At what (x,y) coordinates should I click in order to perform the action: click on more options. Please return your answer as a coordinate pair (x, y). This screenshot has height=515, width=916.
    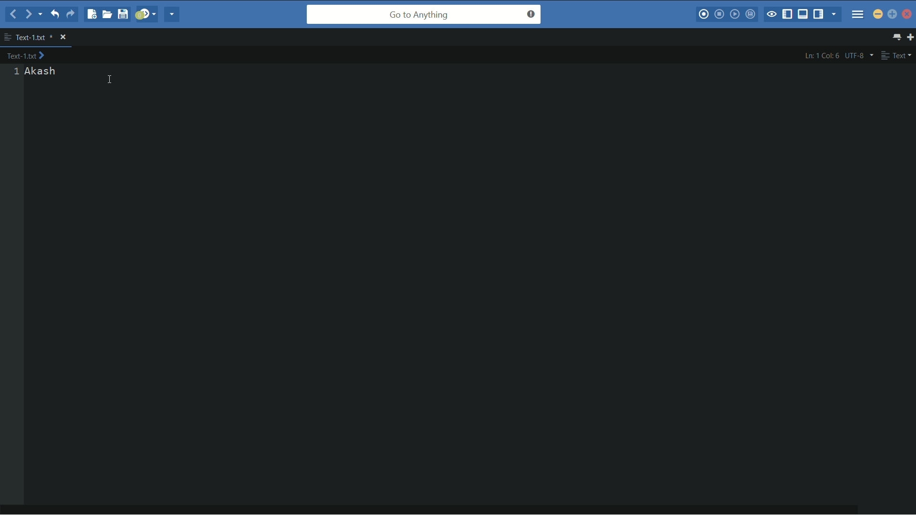
    Looking at the image, I should click on (8, 37).